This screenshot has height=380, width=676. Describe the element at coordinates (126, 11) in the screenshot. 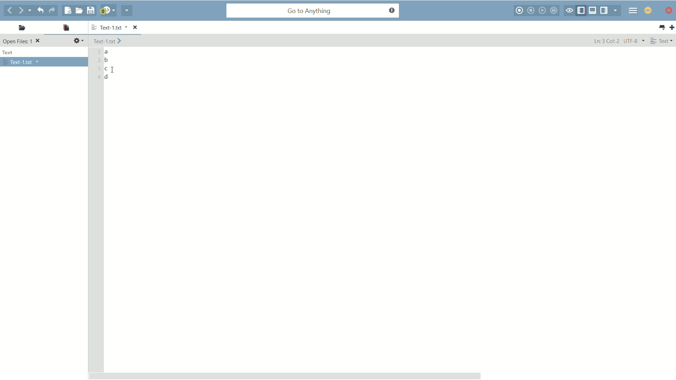

I see `share current file` at that location.